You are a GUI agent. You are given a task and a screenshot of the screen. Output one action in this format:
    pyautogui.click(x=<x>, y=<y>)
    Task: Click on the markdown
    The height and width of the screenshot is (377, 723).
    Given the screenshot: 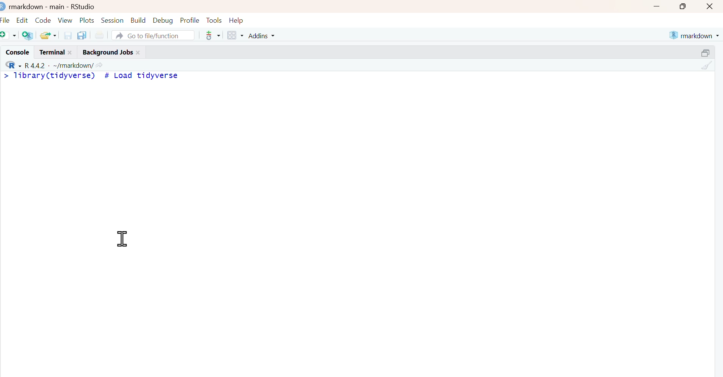 What is the action you would take?
    pyautogui.click(x=695, y=34)
    